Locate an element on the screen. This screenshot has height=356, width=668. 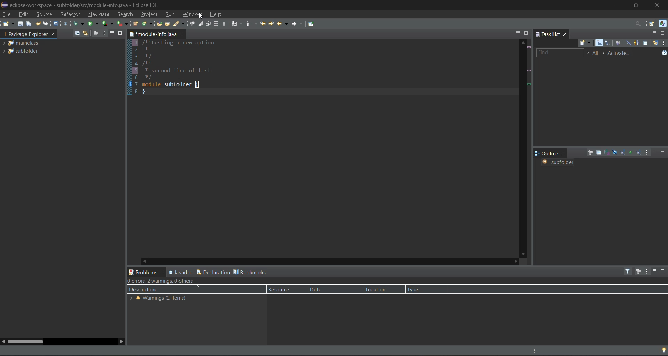
filters is located at coordinates (629, 271).